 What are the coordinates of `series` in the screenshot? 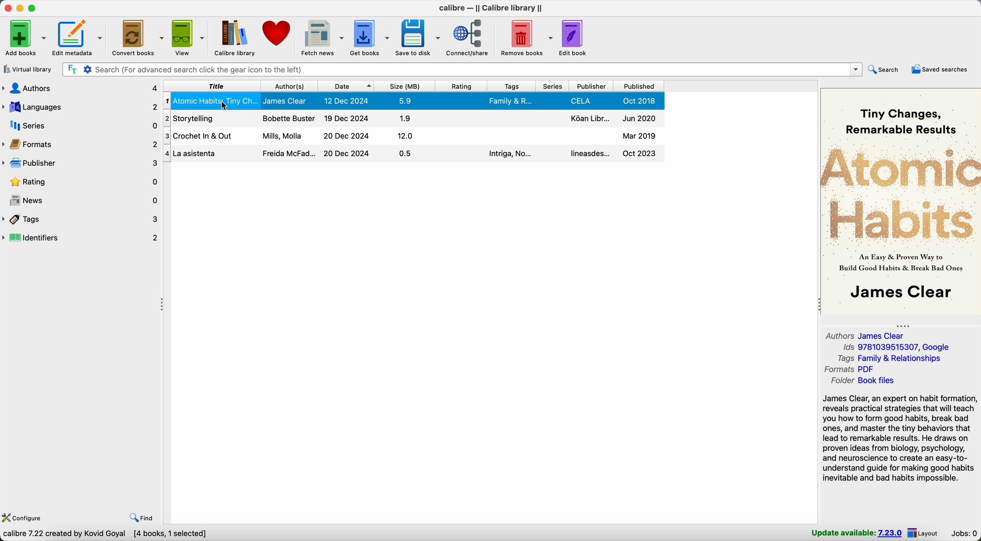 It's located at (554, 86).